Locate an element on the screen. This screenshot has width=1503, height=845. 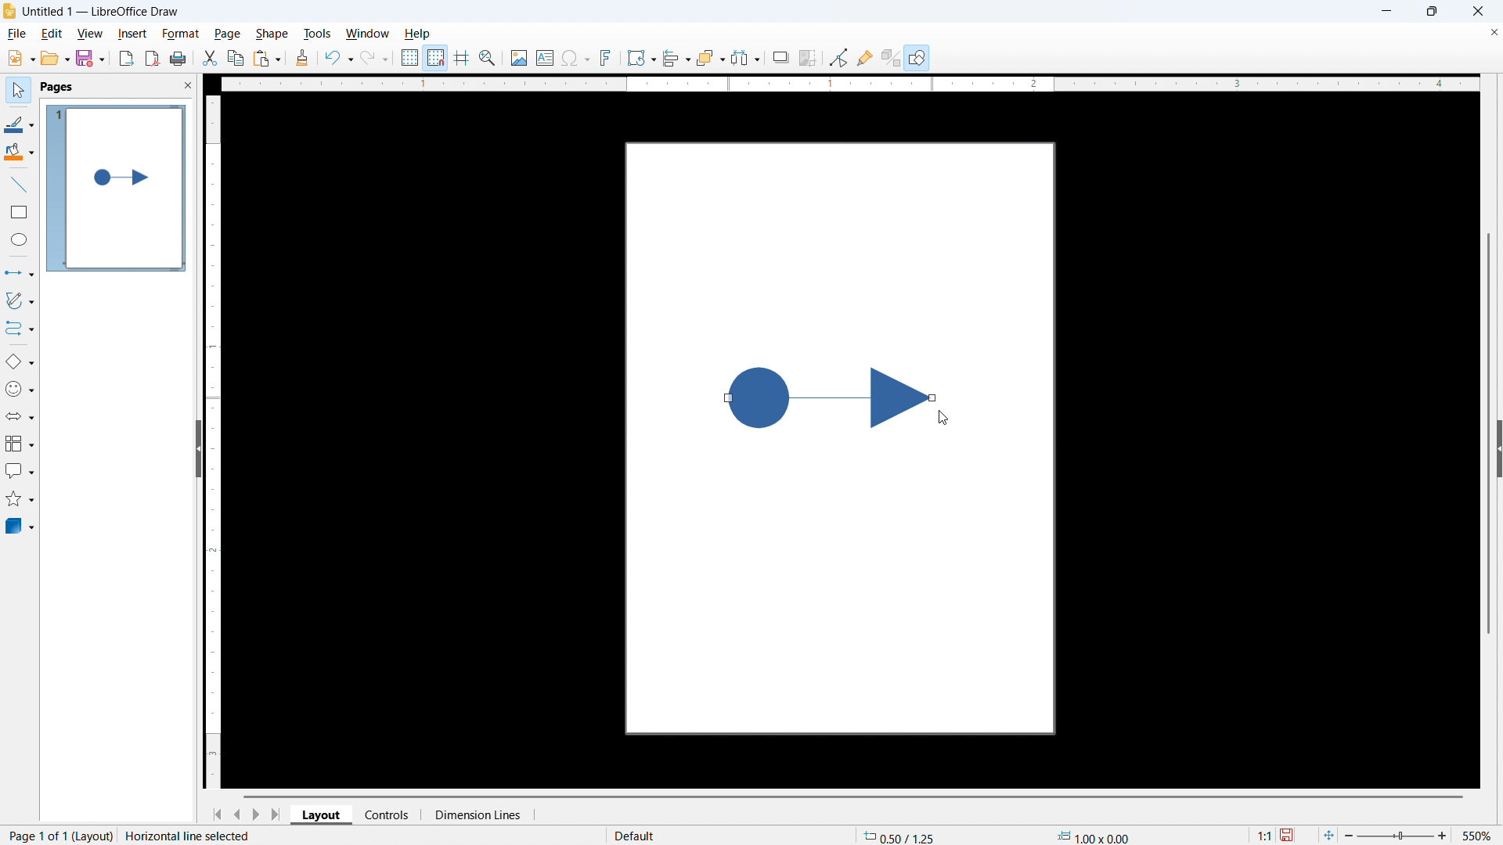
Go to last page  is located at coordinates (278, 814).